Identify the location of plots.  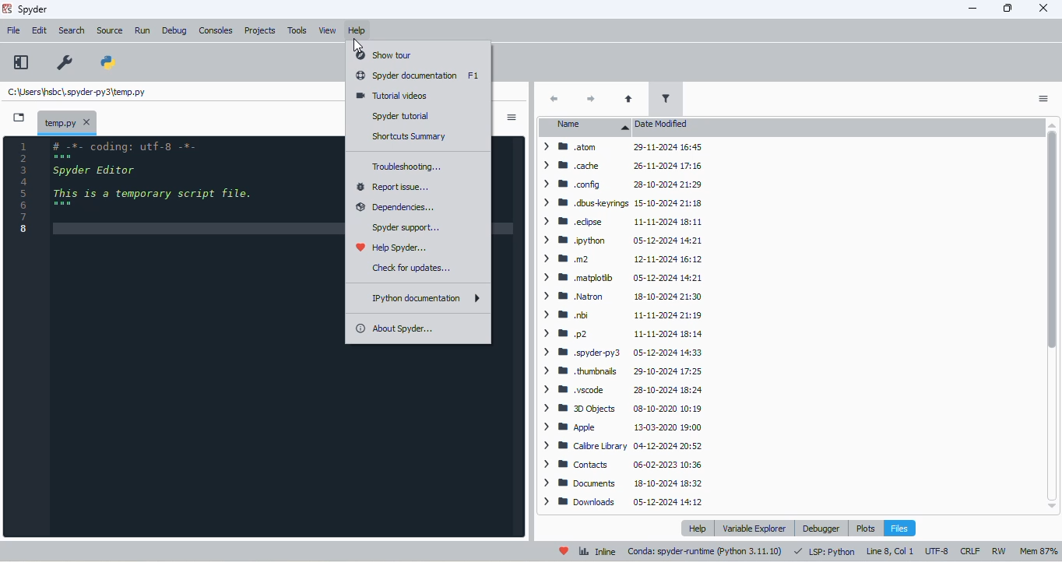
(866, 529).